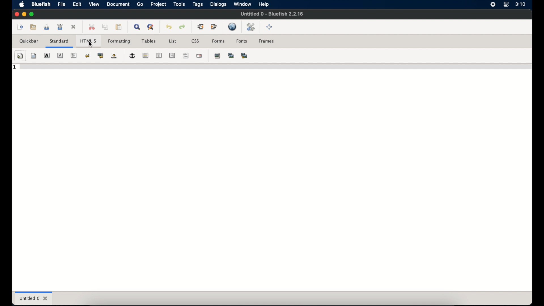 The image size is (544, 306). I want to click on non breaking space, so click(114, 56).